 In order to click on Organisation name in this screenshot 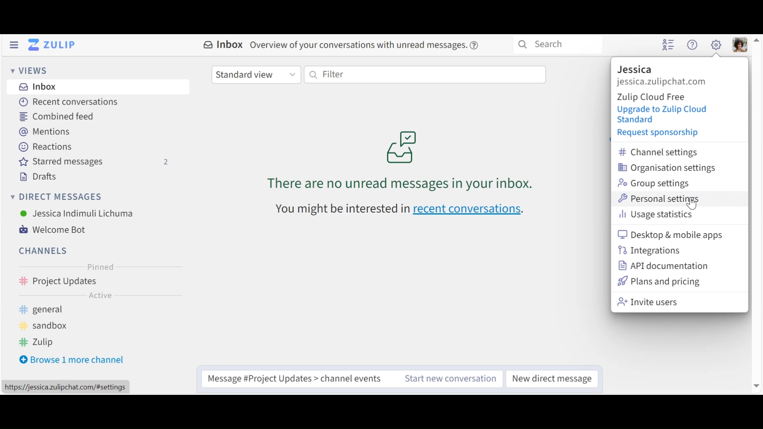, I will do `click(635, 69)`.